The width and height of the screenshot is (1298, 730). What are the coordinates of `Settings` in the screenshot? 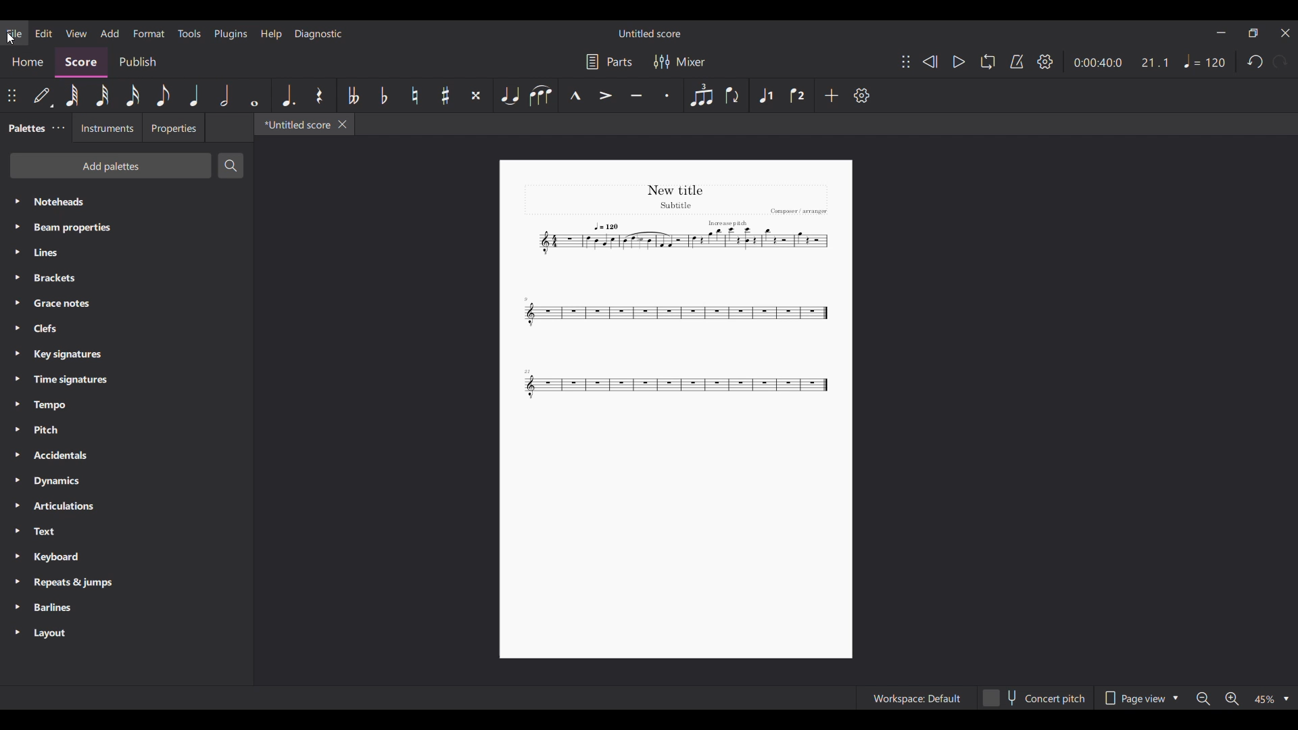 It's located at (1045, 62).